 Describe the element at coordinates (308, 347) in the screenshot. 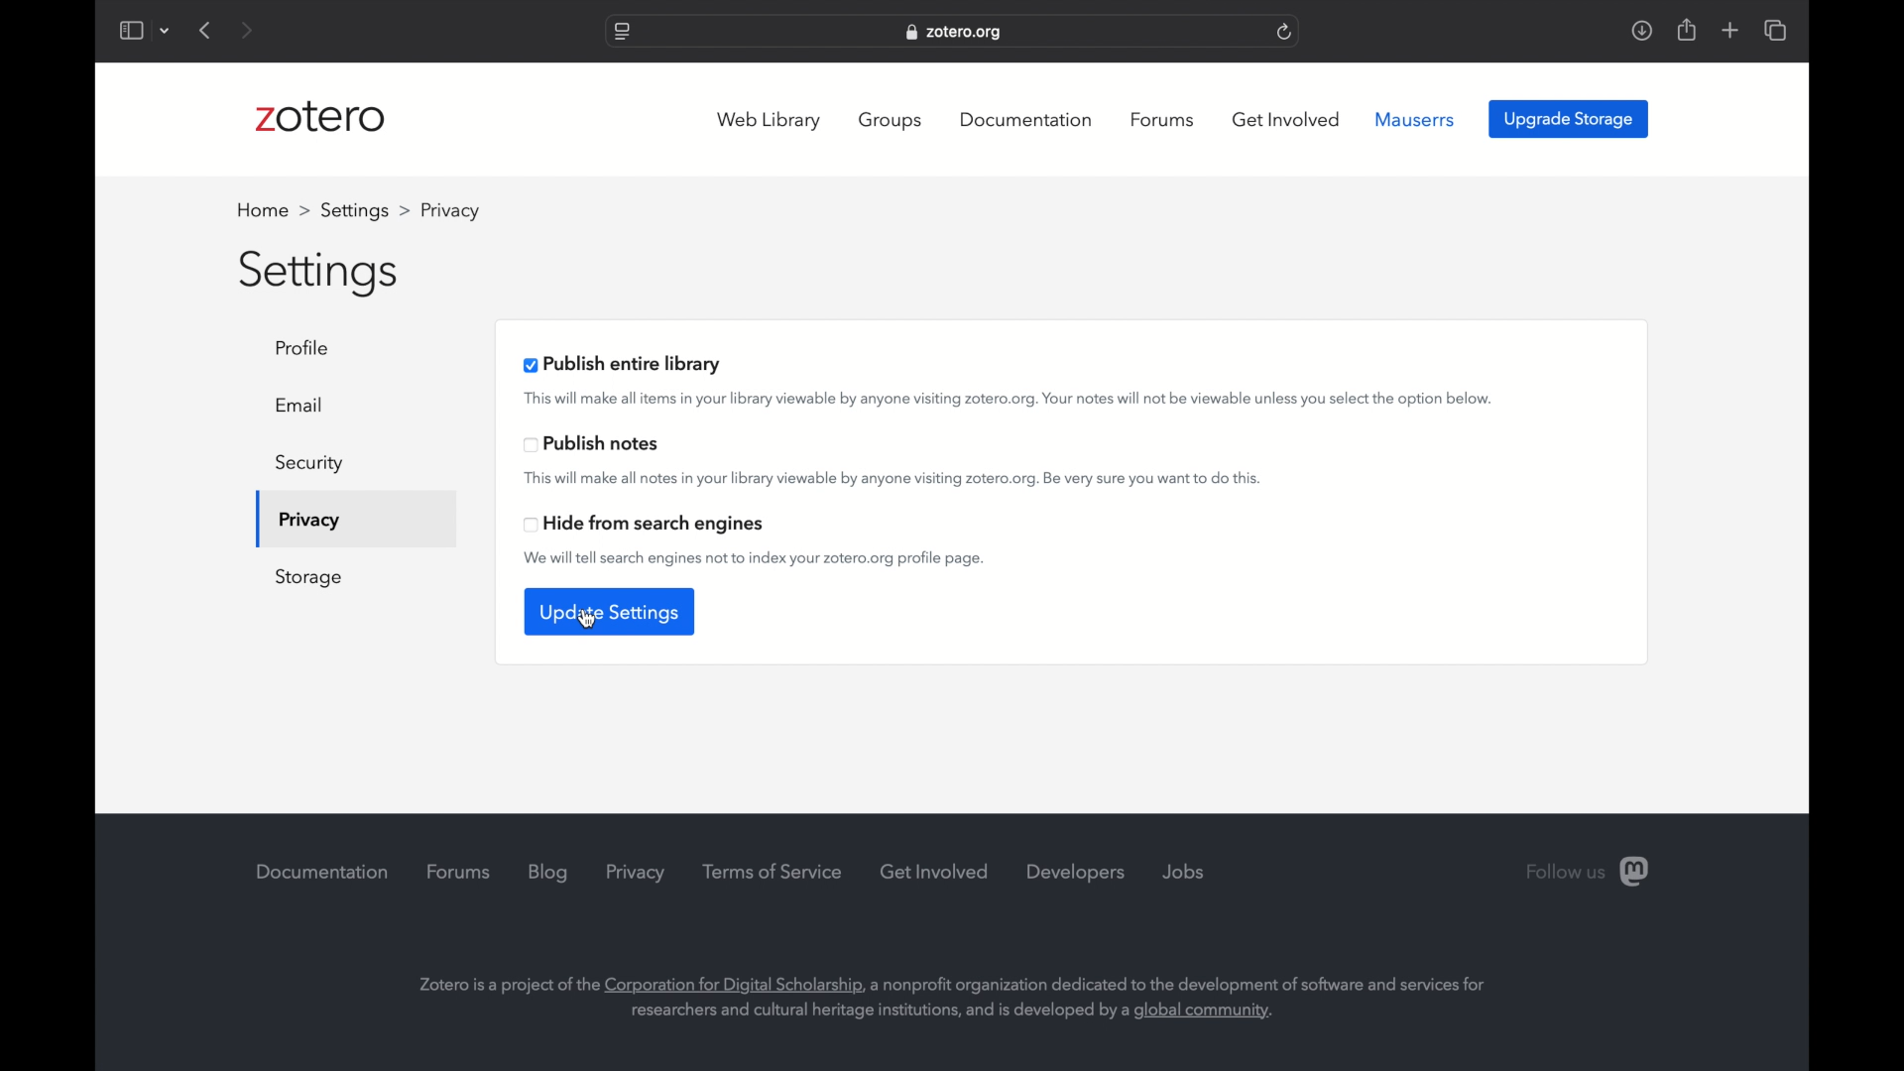

I see `profile` at that location.